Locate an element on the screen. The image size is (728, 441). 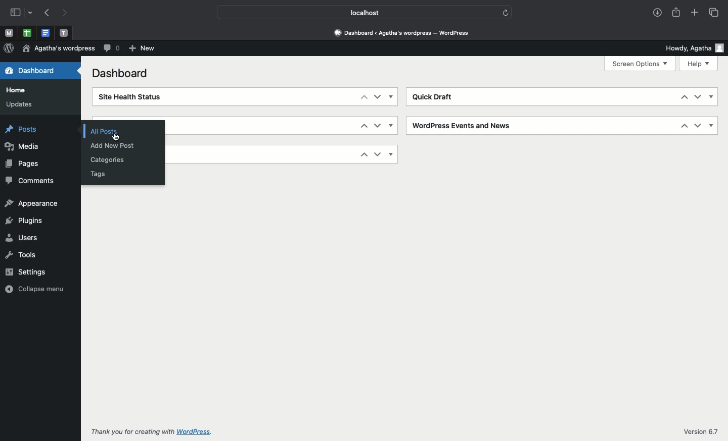
 is located at coordinates (507, 13).